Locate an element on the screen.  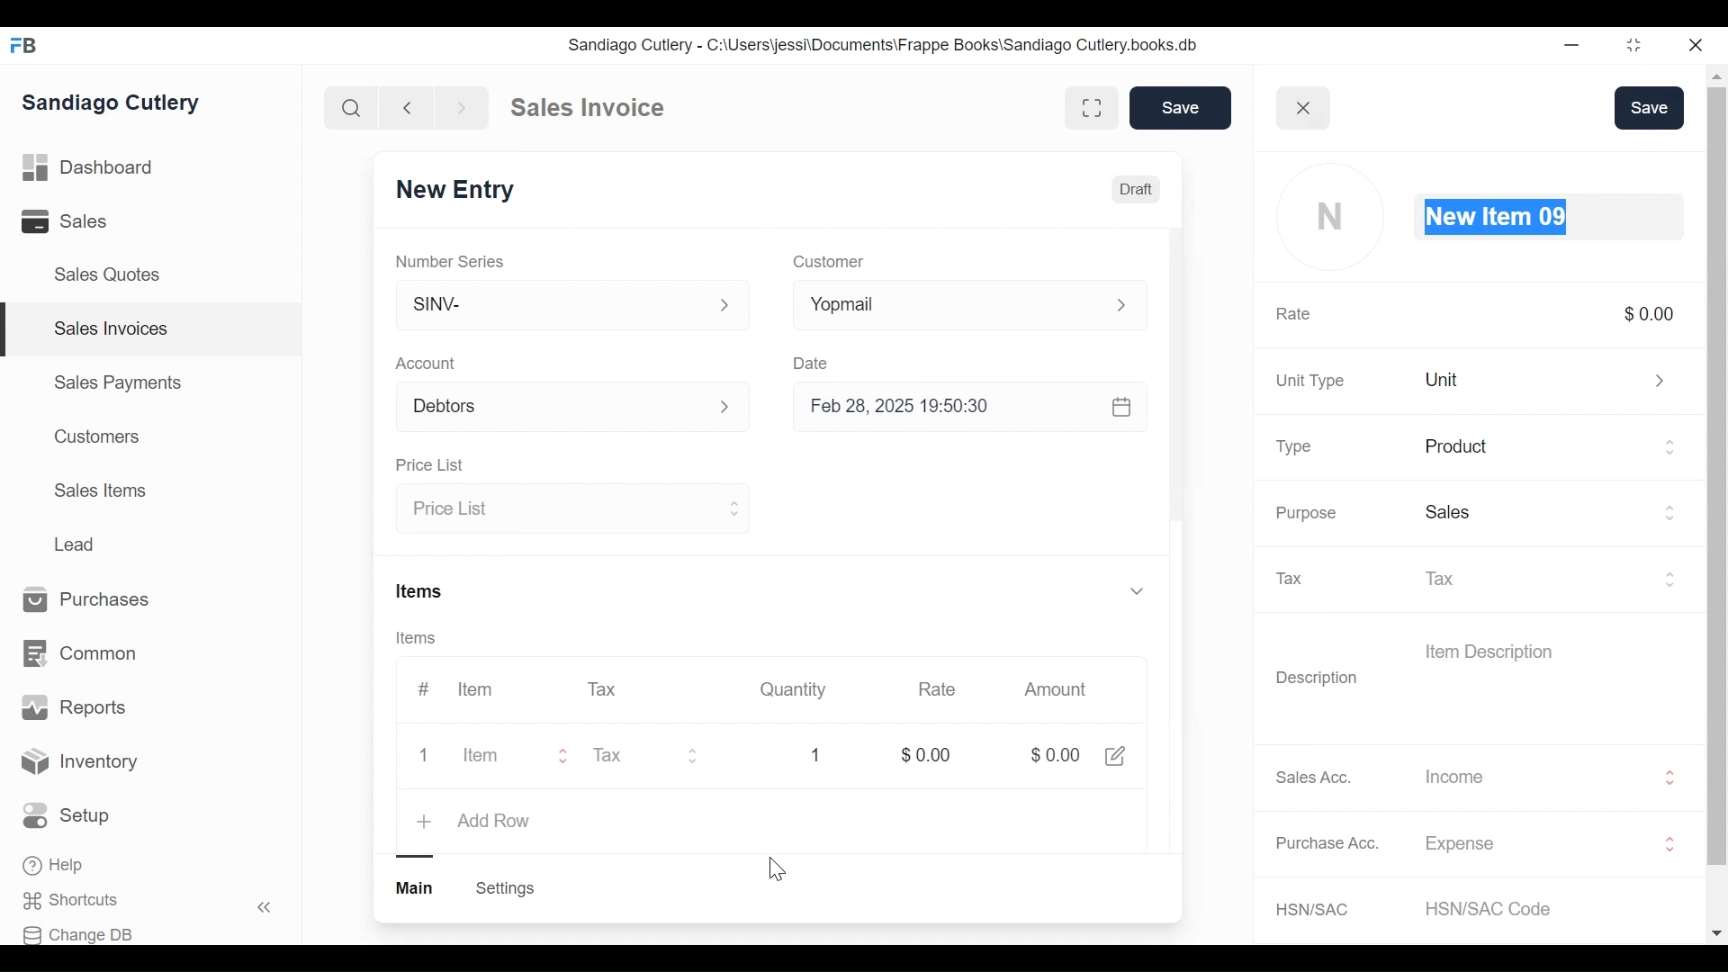
Purpose is located at coordinates (1305, 513).